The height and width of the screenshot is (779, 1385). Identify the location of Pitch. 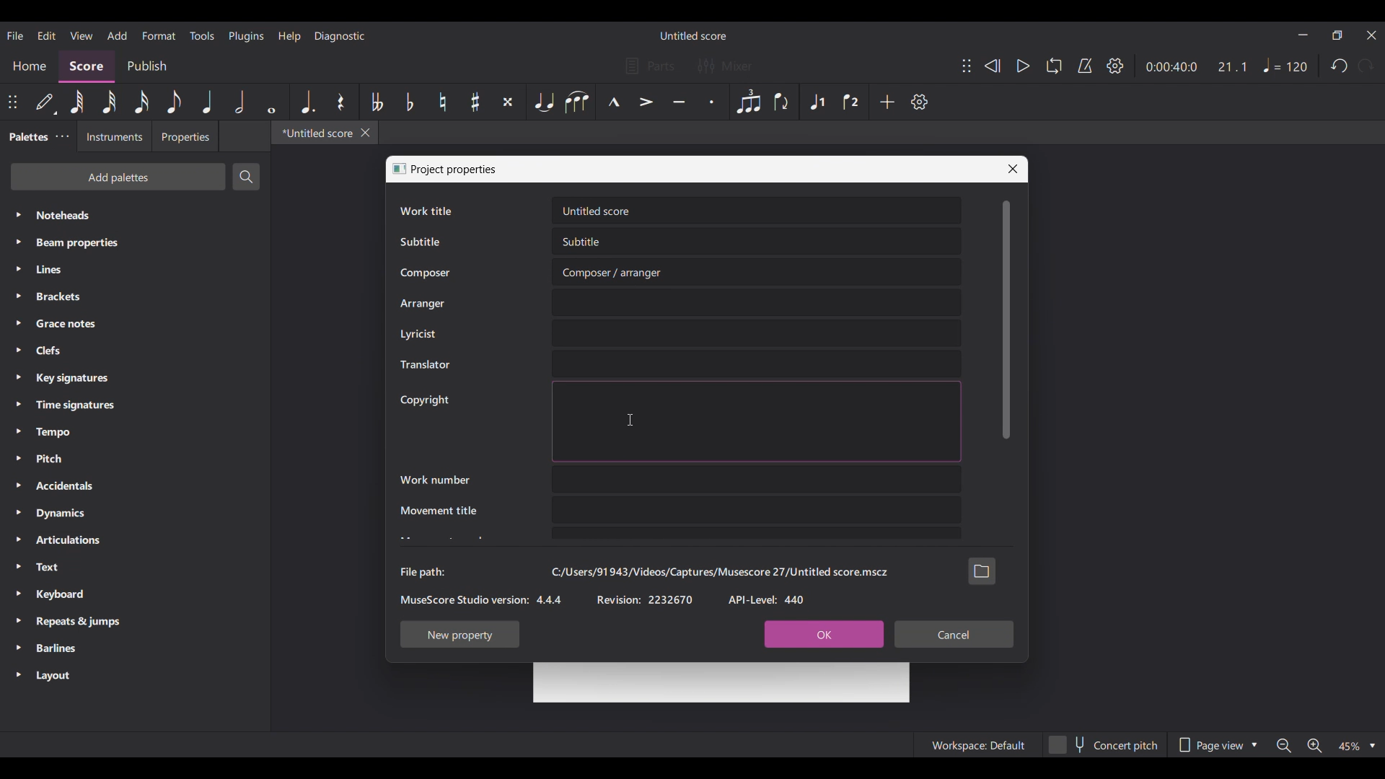
(136, 459).